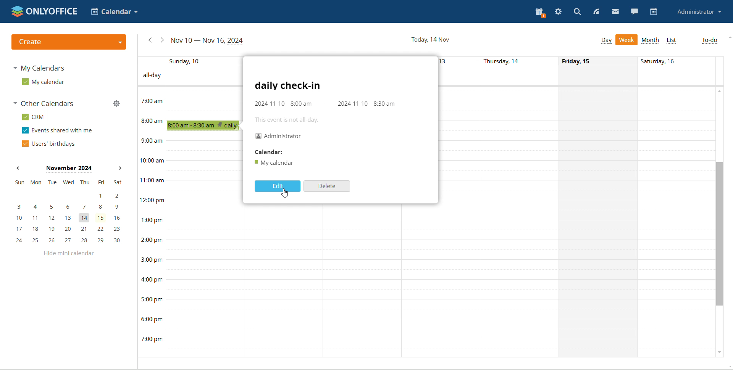 The height and width of the screenshot is (370, 733). Describe the element at coordinates (425, 61) in the screenshot. I see `individual date` at that location.